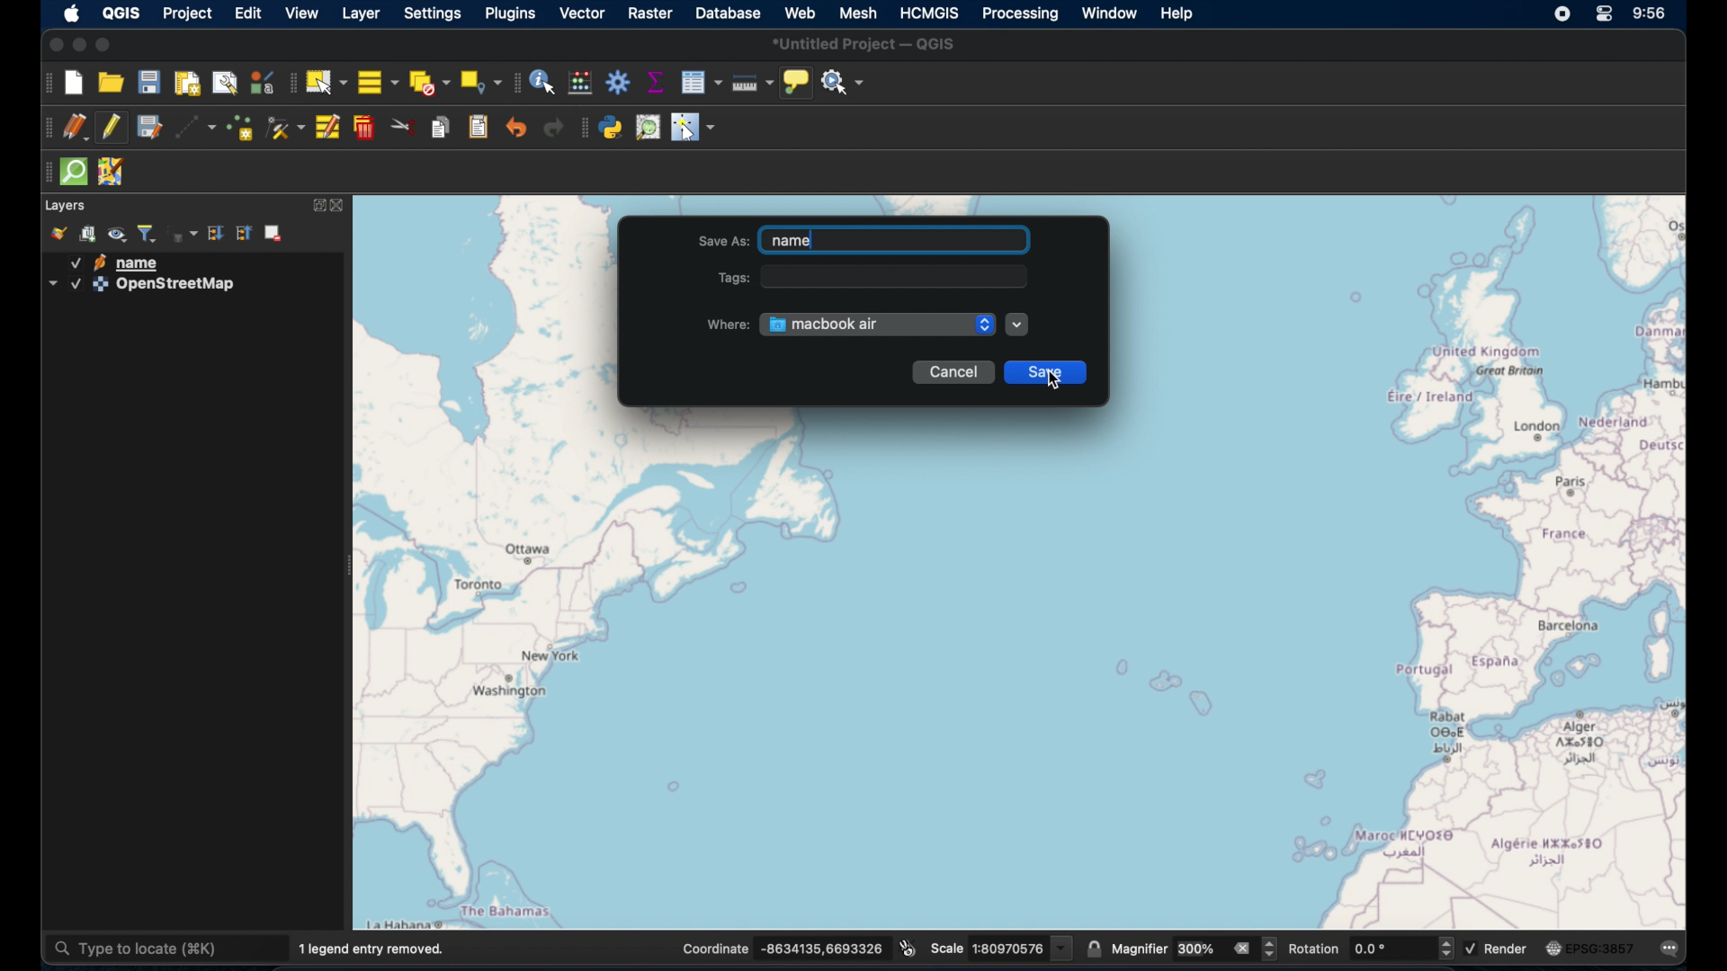 Image resolution: width=1727 pixels, height=971 pixels. Describe the element at coordinates (376, 949) in the screenshot. I see `1 legend entry removed` at that location.